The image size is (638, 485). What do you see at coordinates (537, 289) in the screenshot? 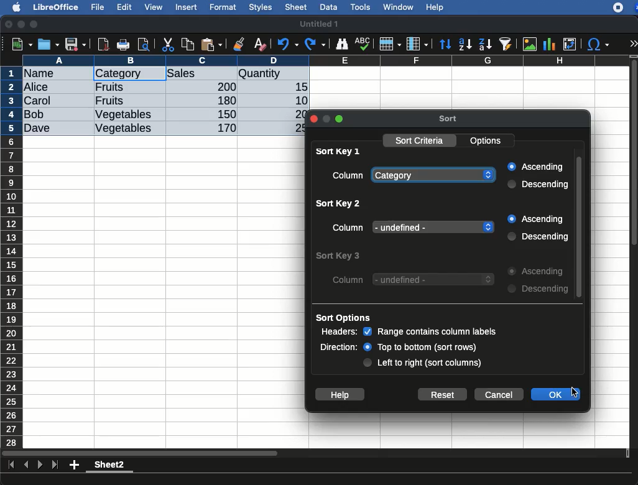
I see `descending` at bounding box center [537, 289].